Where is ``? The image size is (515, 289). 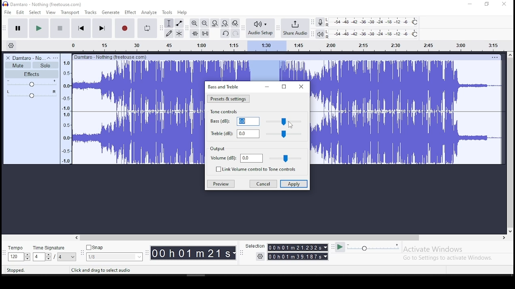  is located at coordinates (82, 252).